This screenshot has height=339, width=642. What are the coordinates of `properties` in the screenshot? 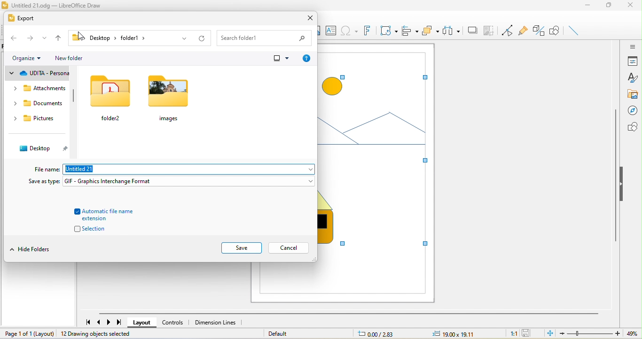 It's located at (632, 61).